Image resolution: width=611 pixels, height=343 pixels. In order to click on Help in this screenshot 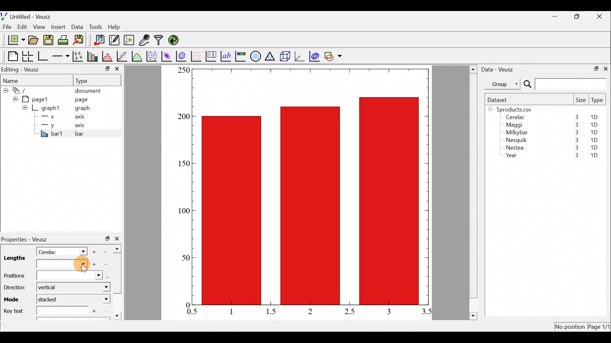, I will do `click(118, 27)`.